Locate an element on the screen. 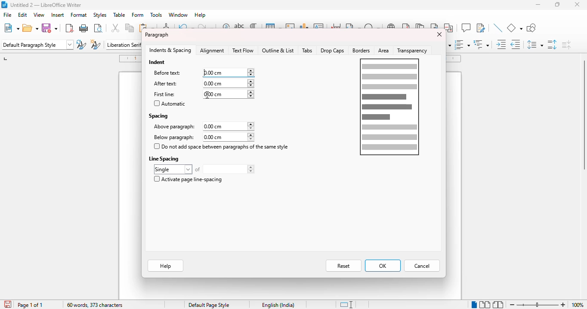 This screenshot has height=309, width=587. insert is located at coordinates (57, 15).